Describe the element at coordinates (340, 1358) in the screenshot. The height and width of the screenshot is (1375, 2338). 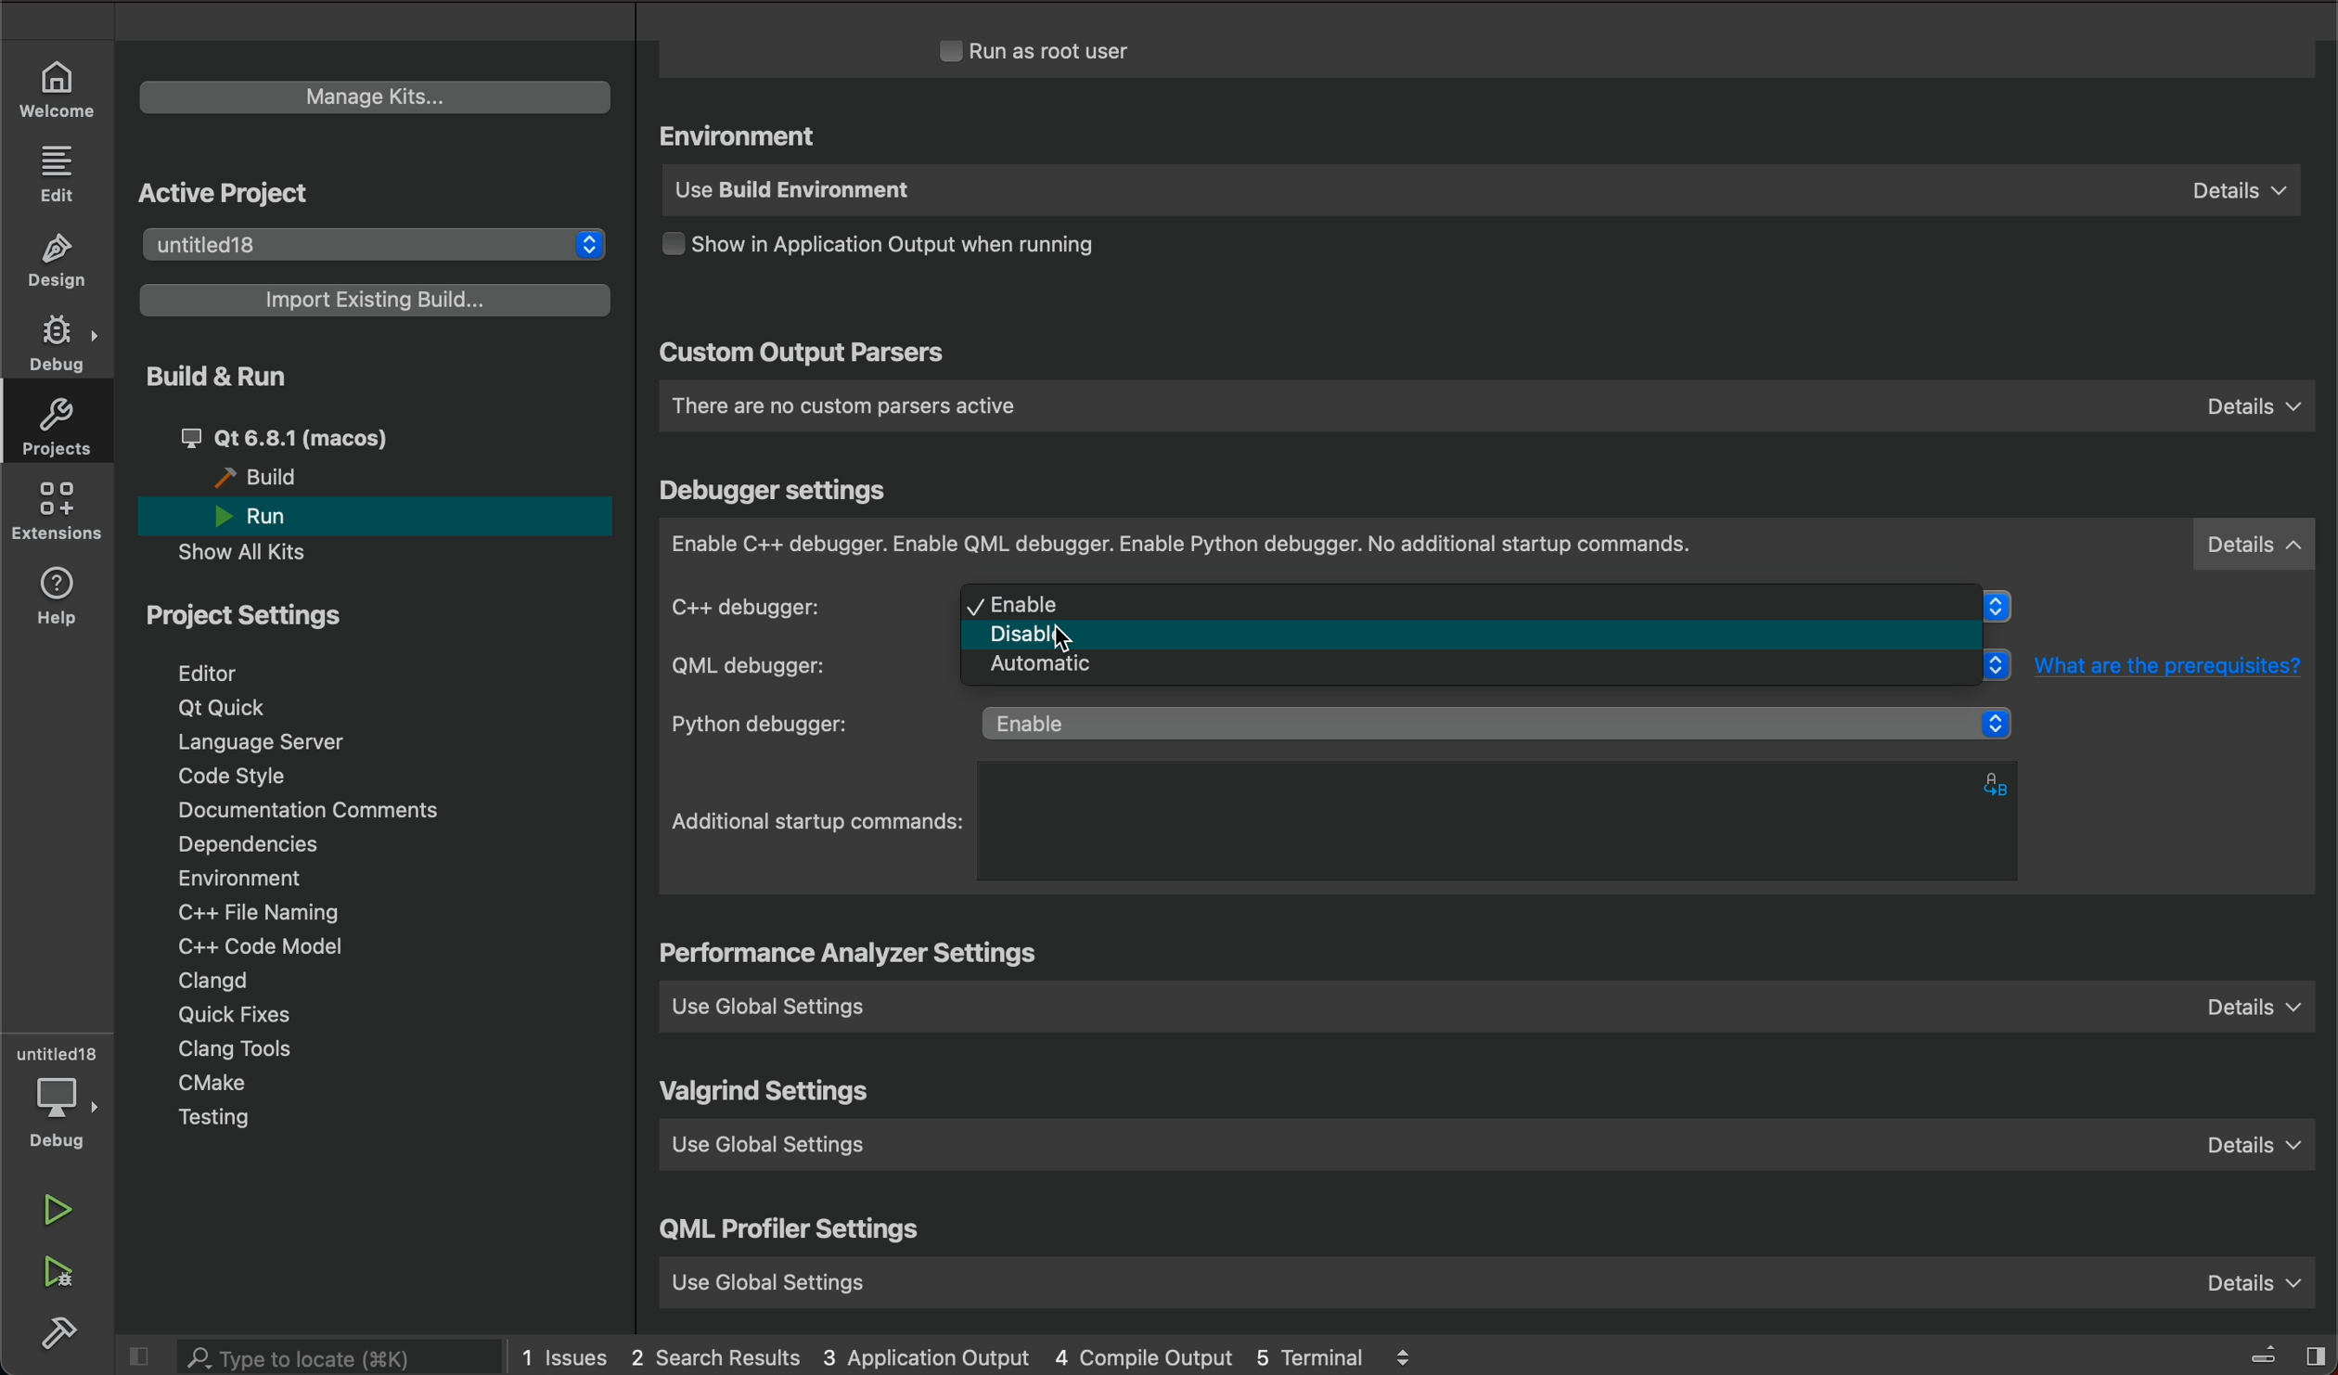
I see `search` at that location.